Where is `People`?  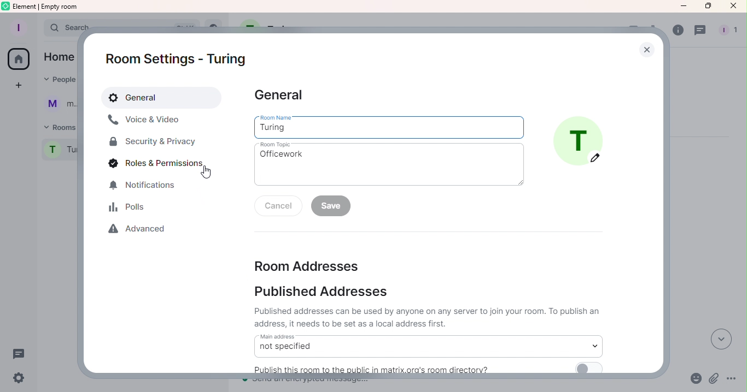 People is located at coordinates (60, 80).